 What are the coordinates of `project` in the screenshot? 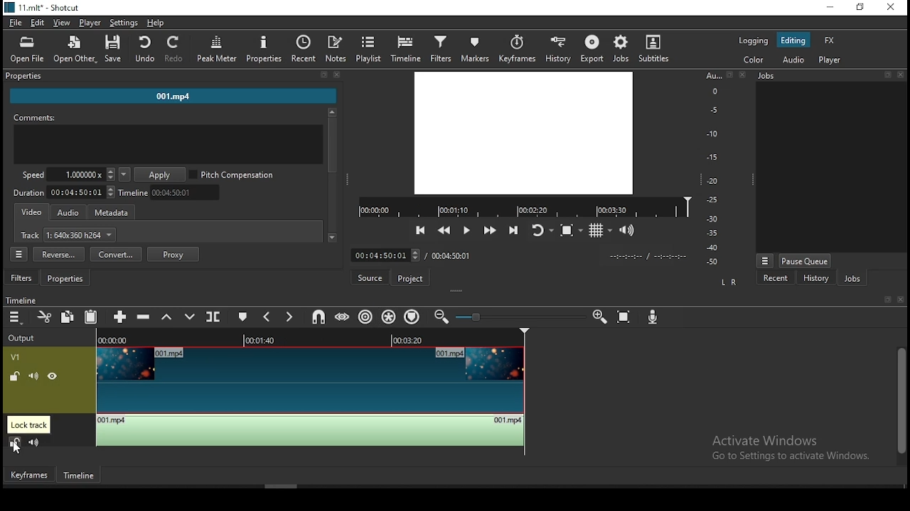 It's located at (412, 279).